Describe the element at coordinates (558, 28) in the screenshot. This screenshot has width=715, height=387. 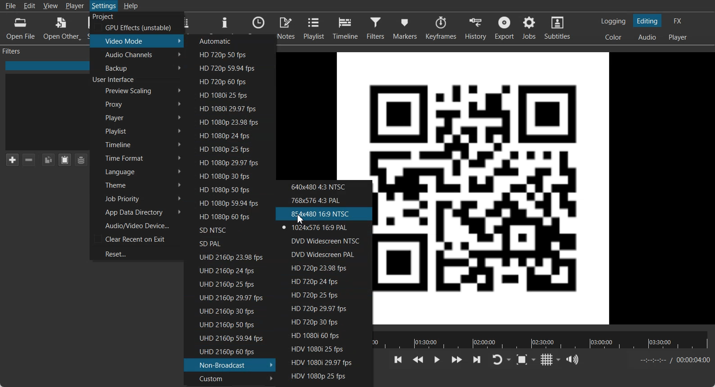
I see `Subtitles` at that location.